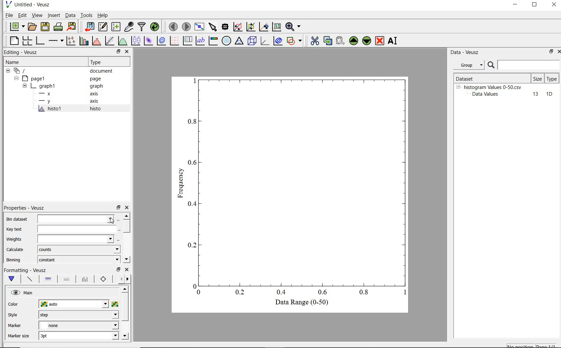  I want to click on paste the selected widget, so click(340, 41).